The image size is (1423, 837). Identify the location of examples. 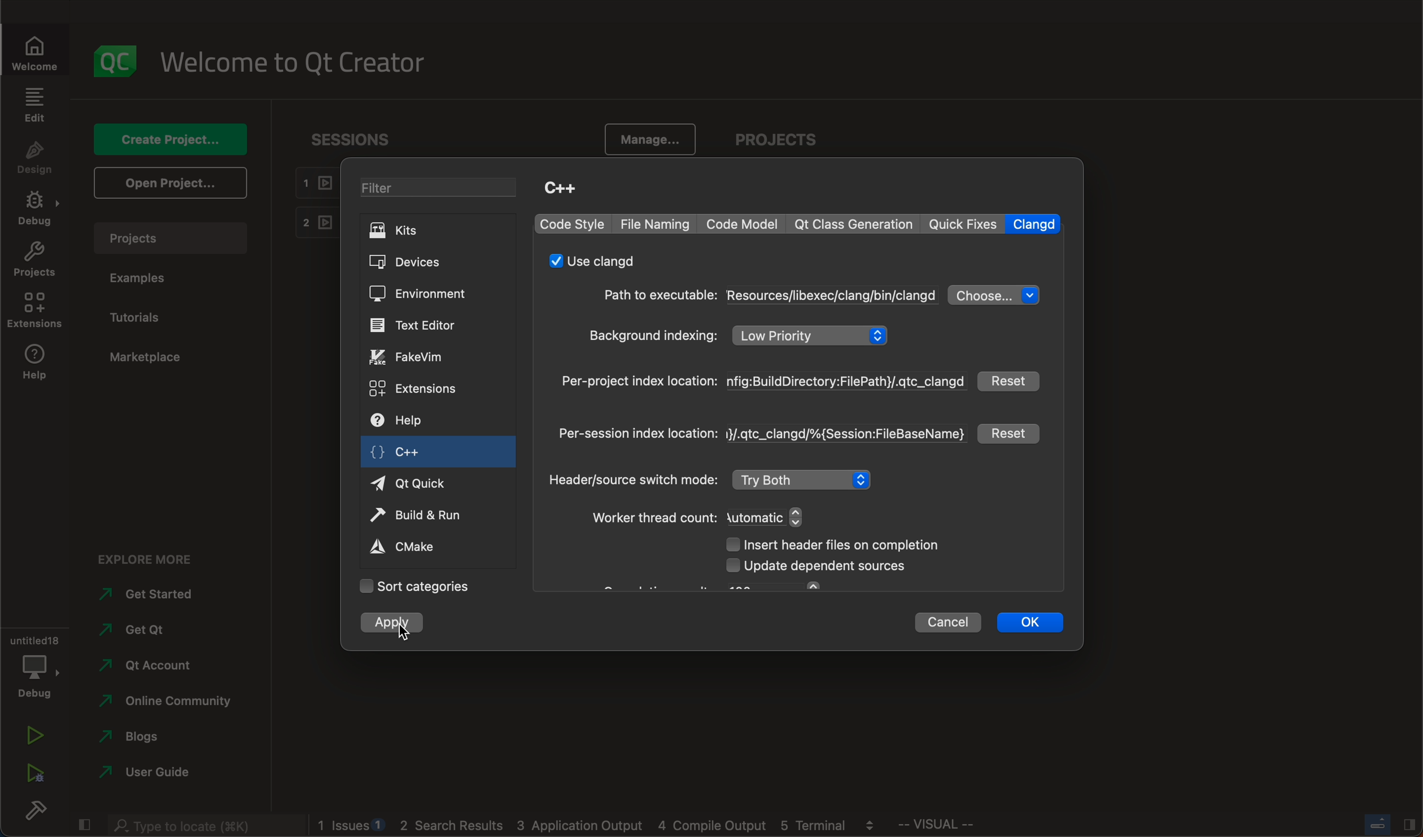
(158, 275).